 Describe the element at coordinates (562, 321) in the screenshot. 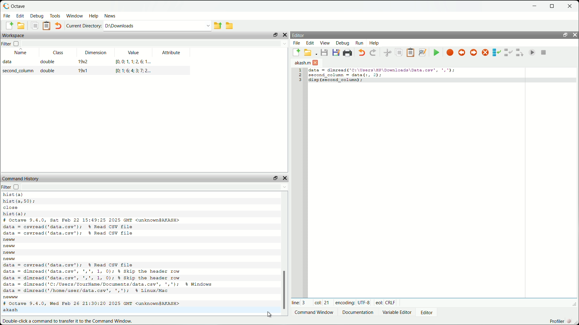

I see `profiler` at that location.